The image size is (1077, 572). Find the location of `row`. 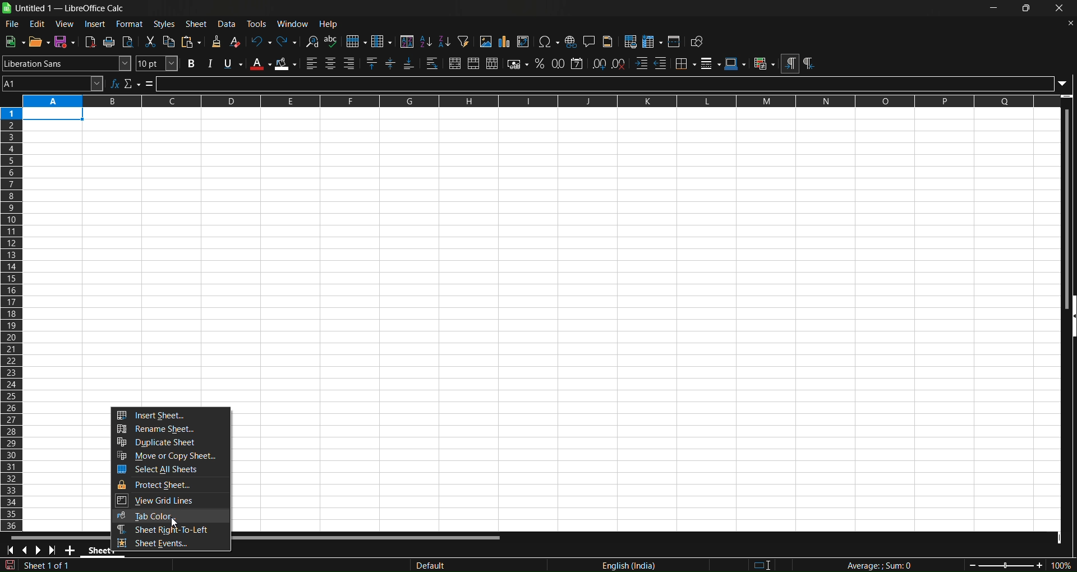

row is located at coordinates (356, 41).